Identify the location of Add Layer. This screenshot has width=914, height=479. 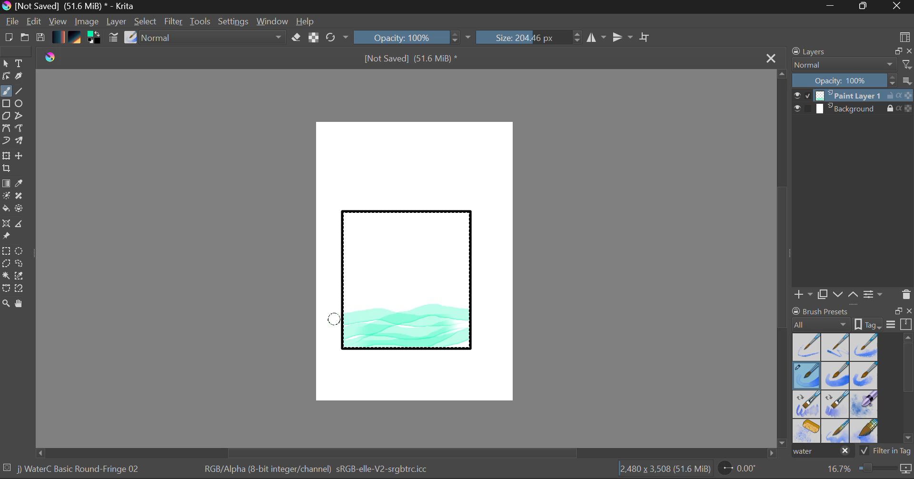
(803, 294).